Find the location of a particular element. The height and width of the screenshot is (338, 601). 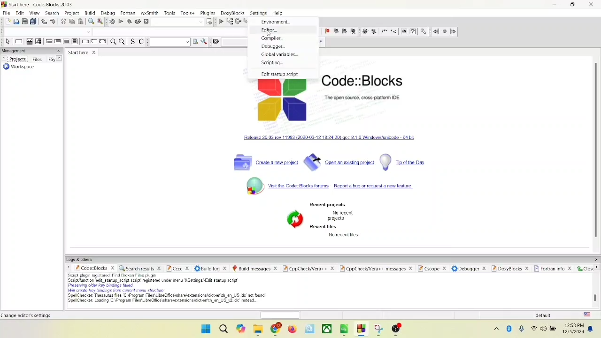

jump back is located at coordinates (435, 31).